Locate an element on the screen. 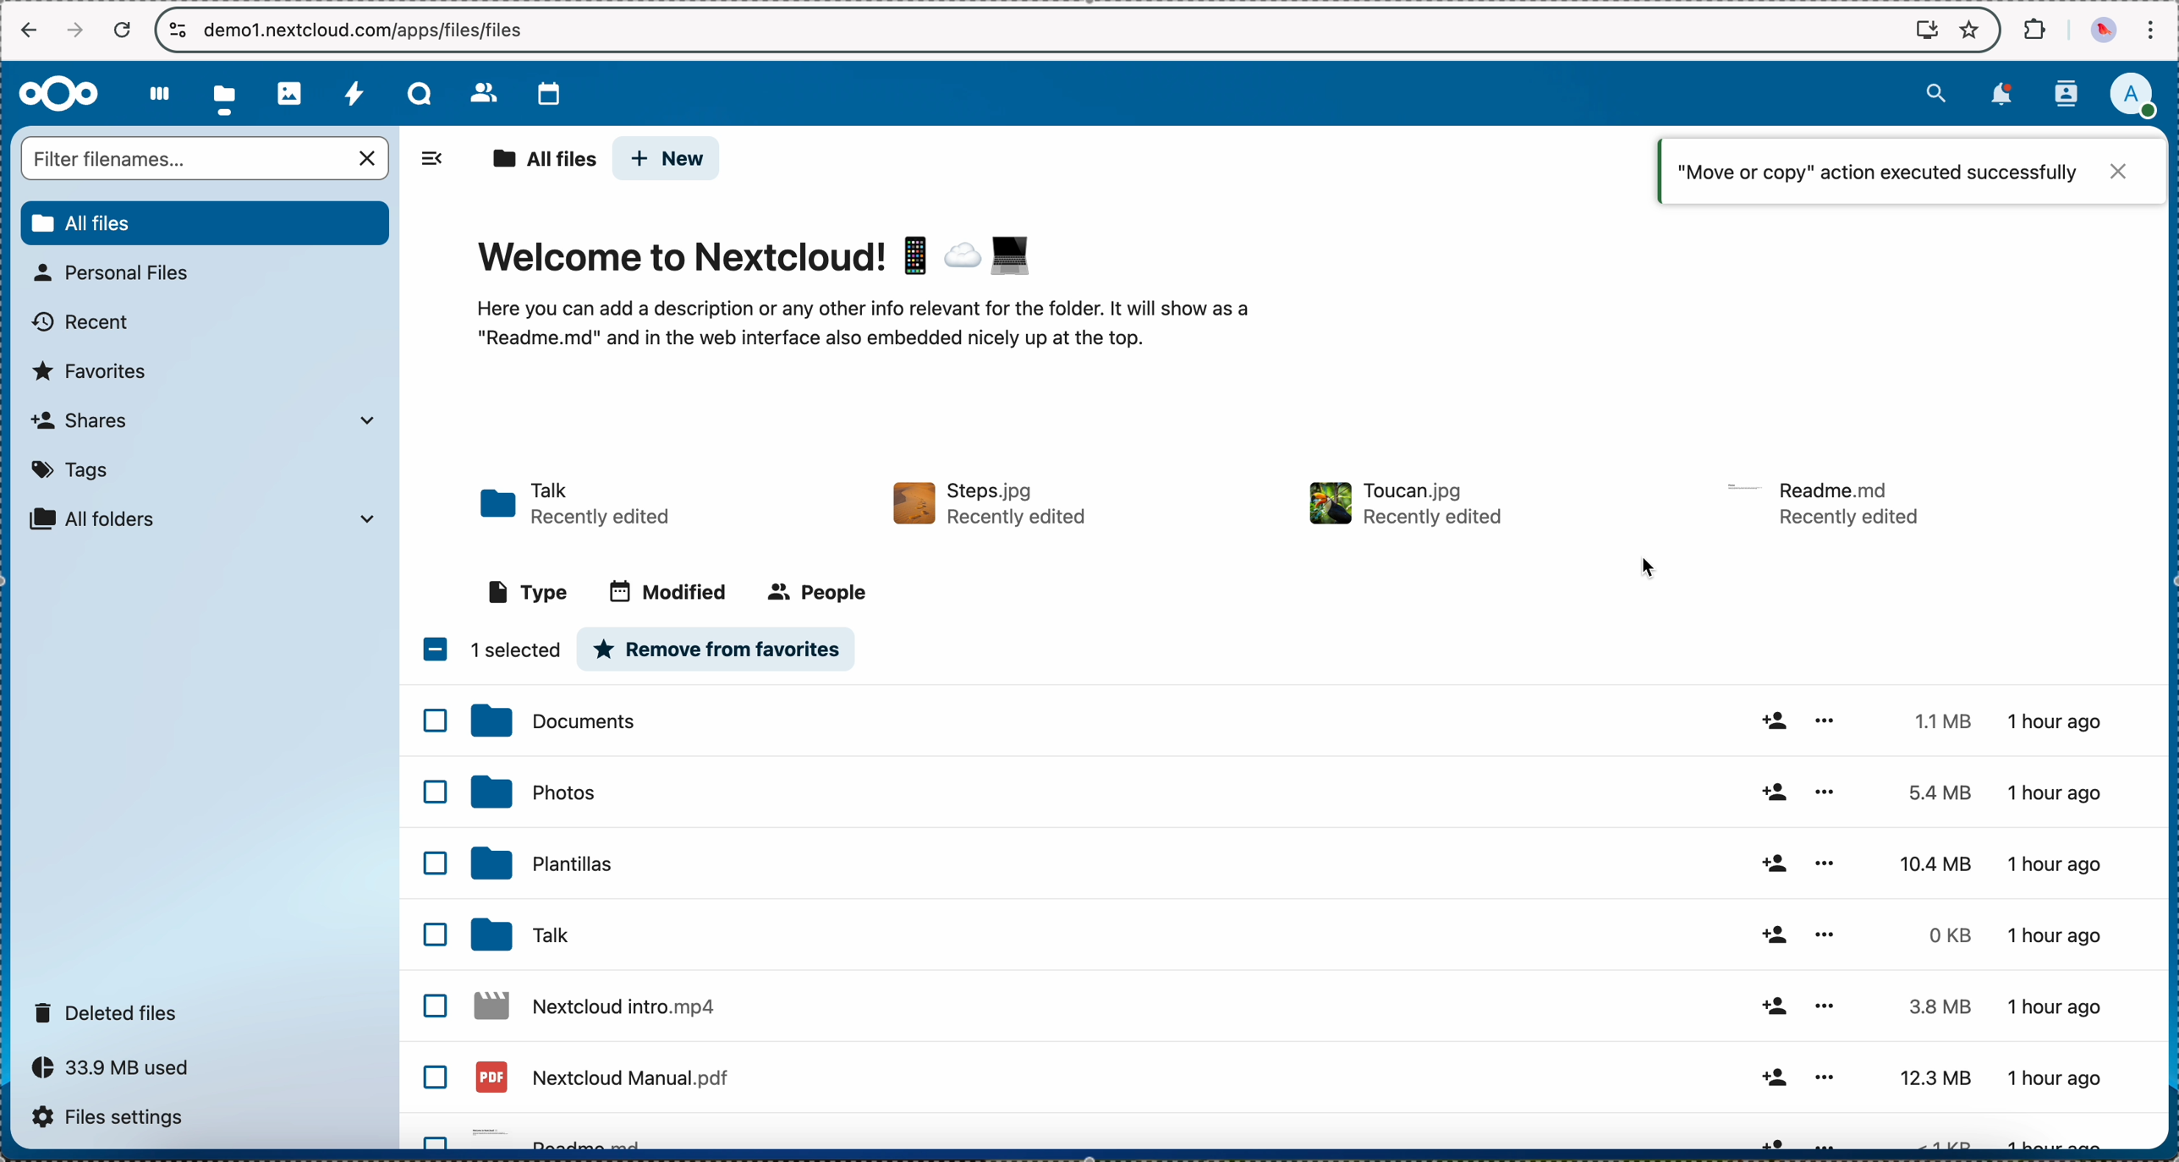  cursor is located at coordinates (1646, 573).